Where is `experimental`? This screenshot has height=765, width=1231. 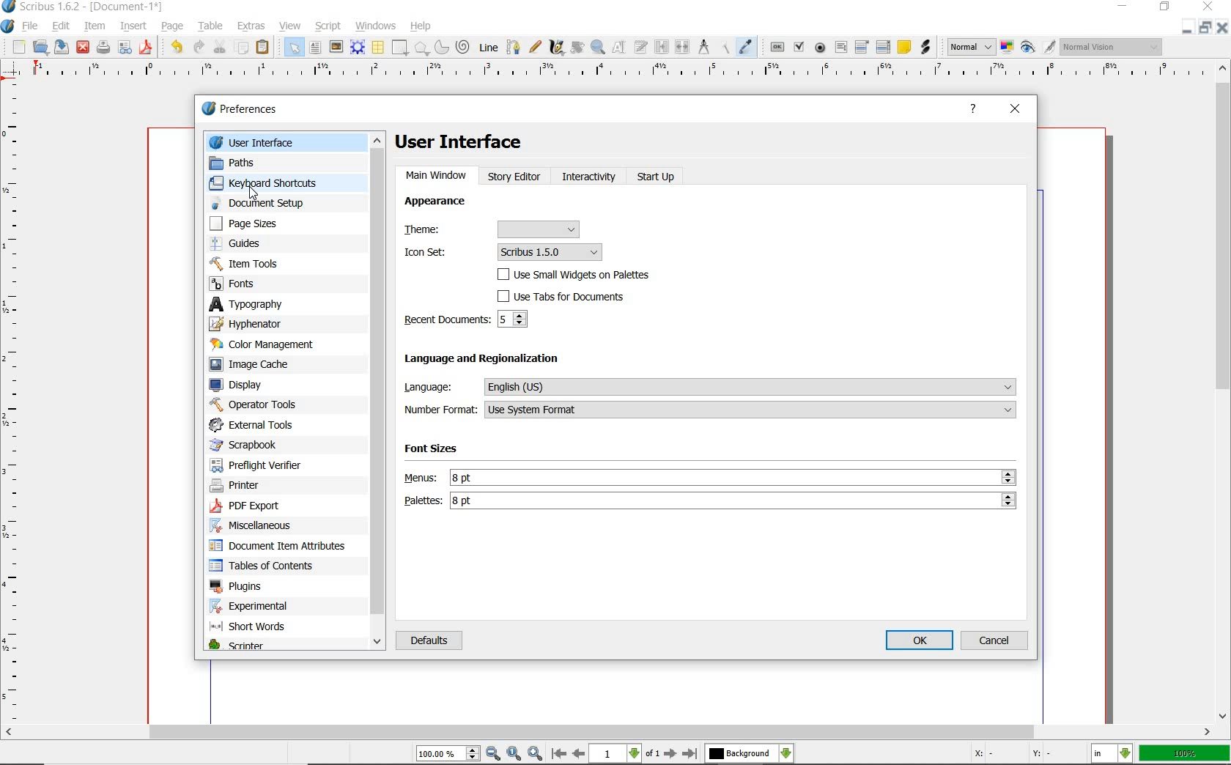
experimental is located at coordinates (268, 607).